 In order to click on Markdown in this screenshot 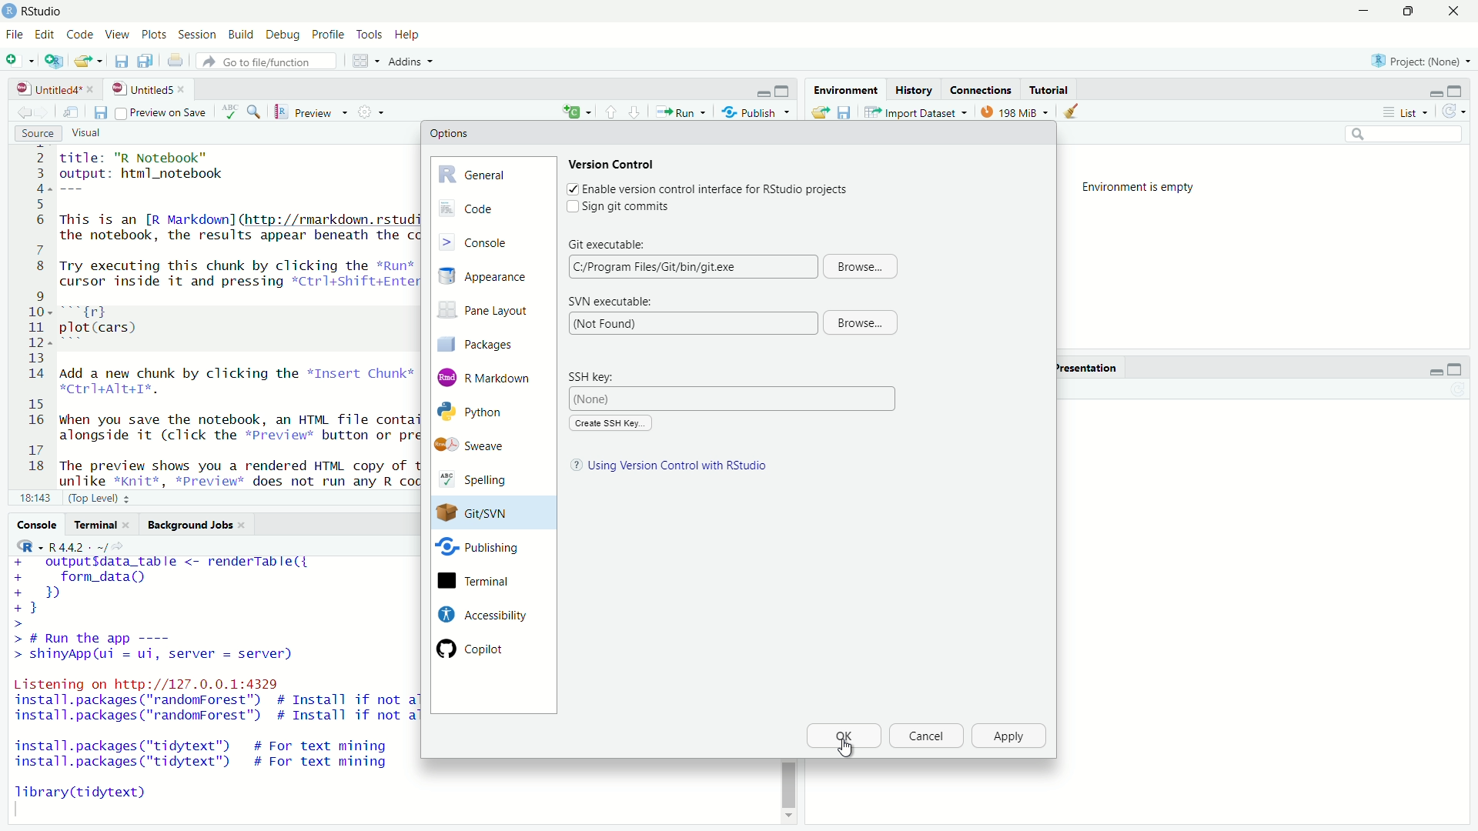, I will do `click(487, 376)`.